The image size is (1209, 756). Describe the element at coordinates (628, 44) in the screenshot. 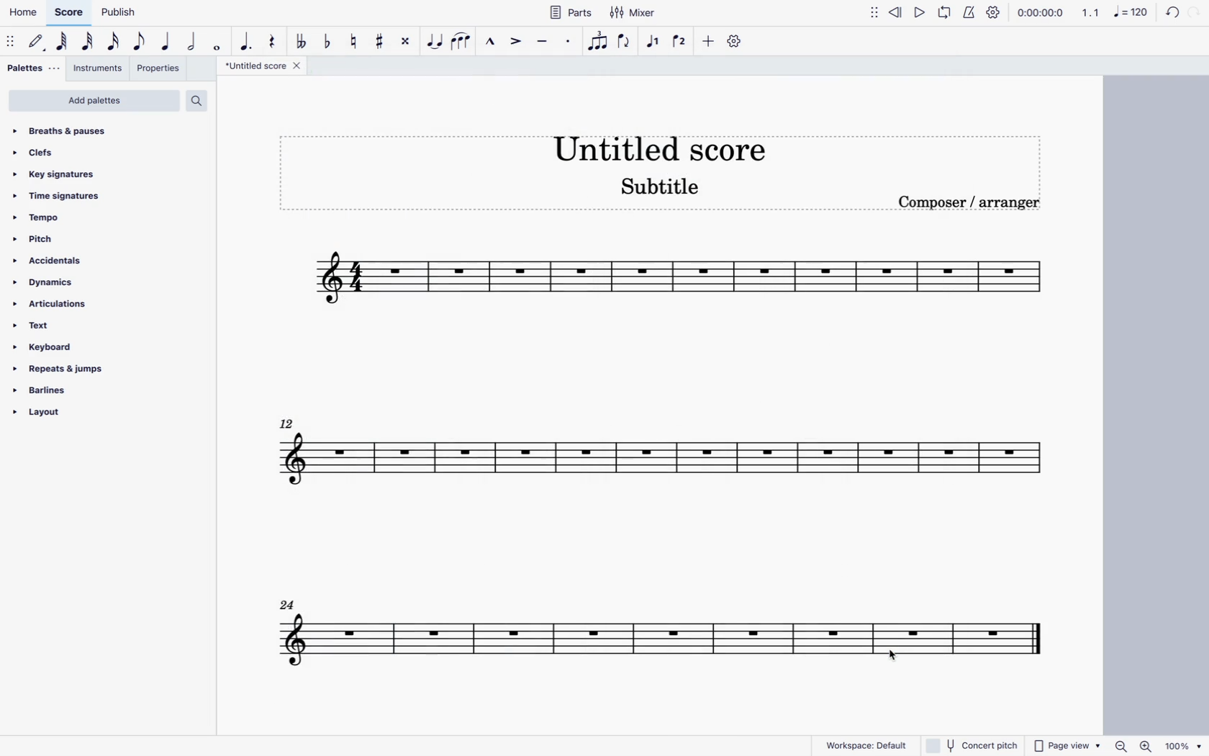

I see `flip direction` at that location.